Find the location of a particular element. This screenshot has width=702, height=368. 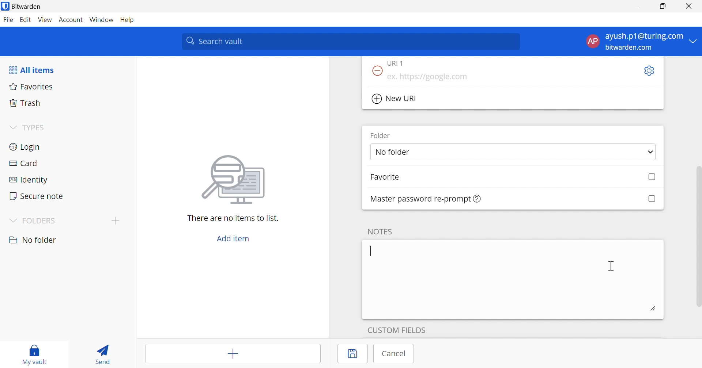

Search vault is located at coordinates (350, 41).